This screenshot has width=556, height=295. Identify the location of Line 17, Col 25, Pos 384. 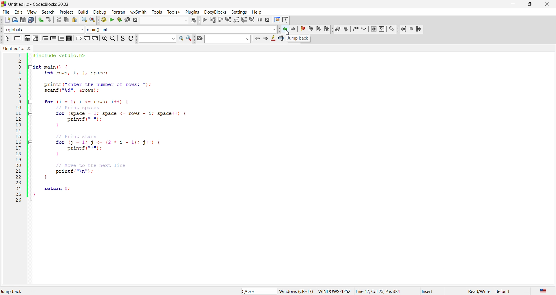
(381, 290).